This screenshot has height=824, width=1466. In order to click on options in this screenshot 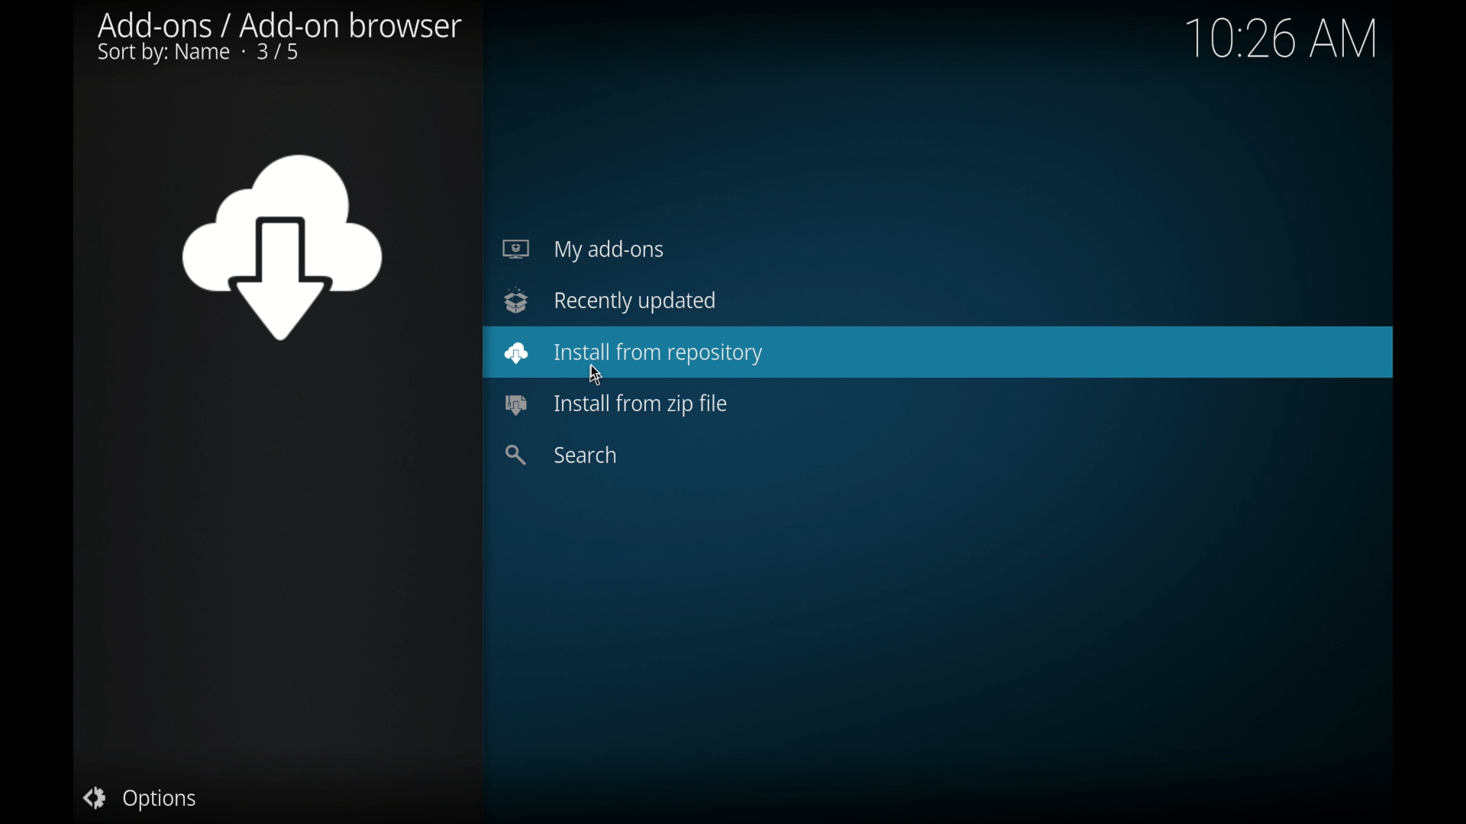, I will do `click(138, 799)`.